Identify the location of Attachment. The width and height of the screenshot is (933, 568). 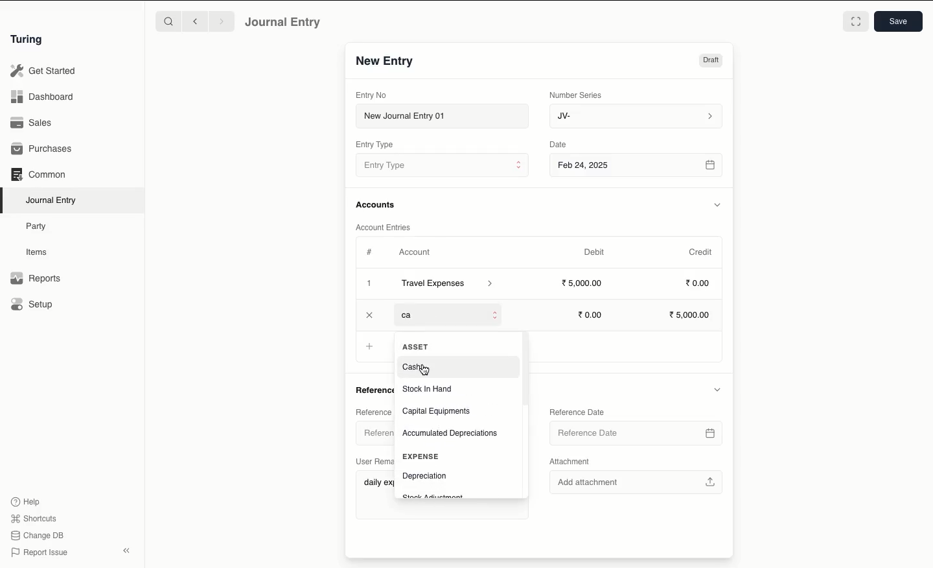
(576, 462).